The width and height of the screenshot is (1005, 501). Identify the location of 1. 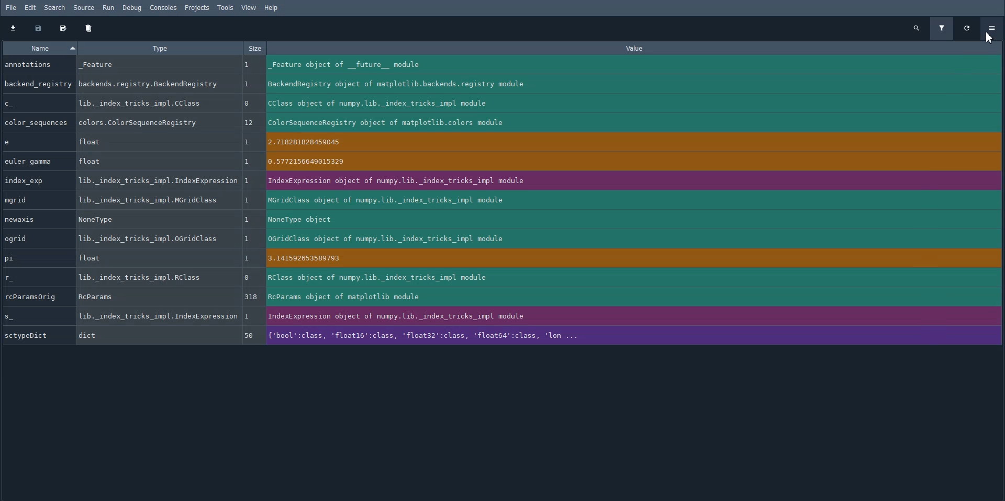
(249, 240).